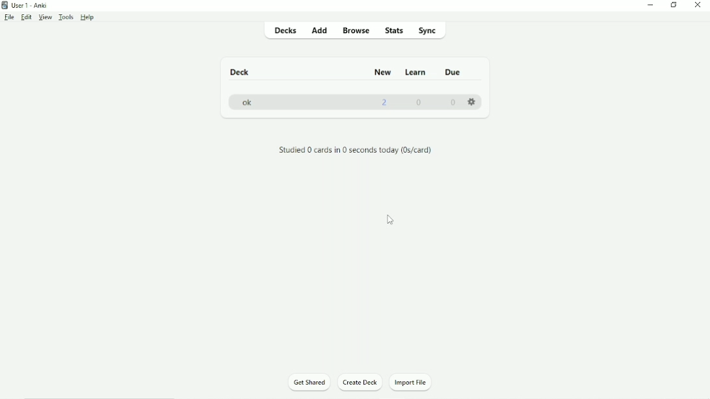 This screenshot has width=710, height=399. Describe the element at coordinates (473, 101) in the screenshot. I see `Settings` at that location.